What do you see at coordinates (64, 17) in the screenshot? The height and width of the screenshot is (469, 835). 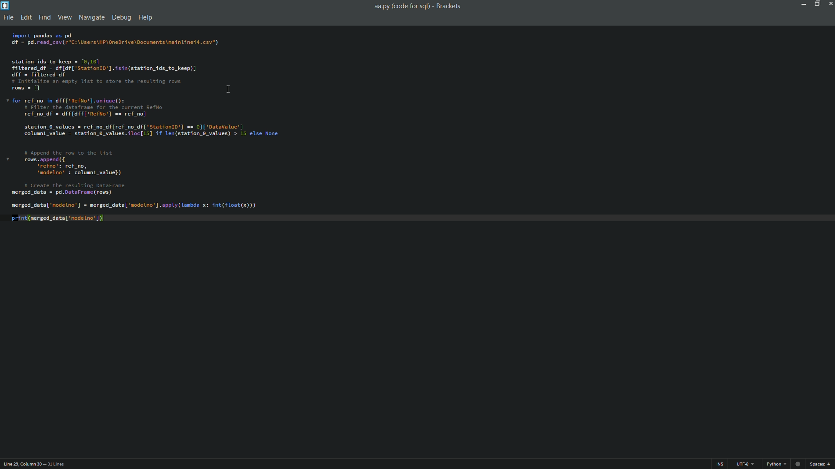 I see `view menu` at bounding box center [64, 17].